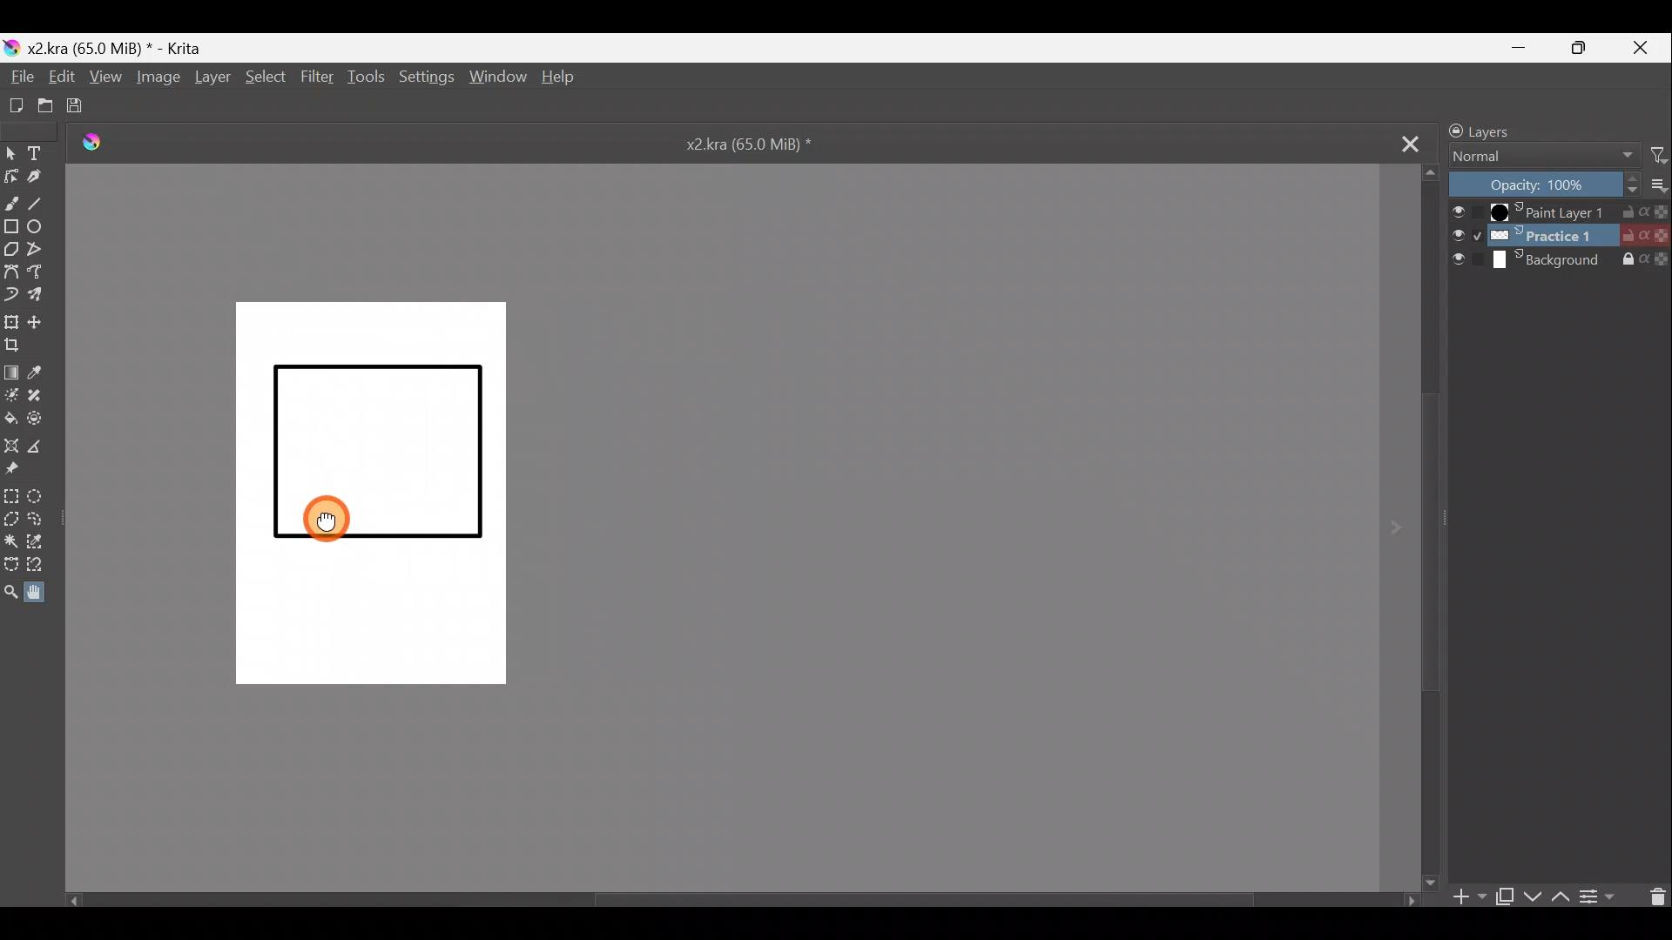  I want to click on Delete a layer, so click(1653, 896).